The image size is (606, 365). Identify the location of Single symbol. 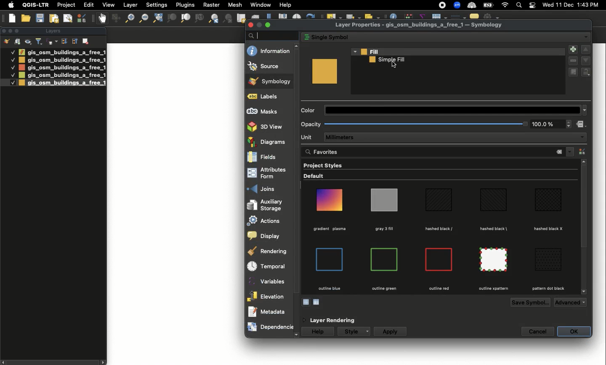
(440, 37).